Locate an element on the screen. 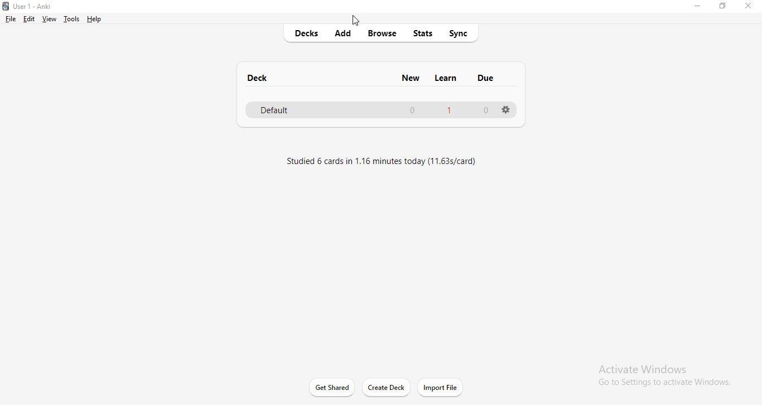 The height and width of the screenshot is (405, 762). restore is located at coordinates (721, 9).